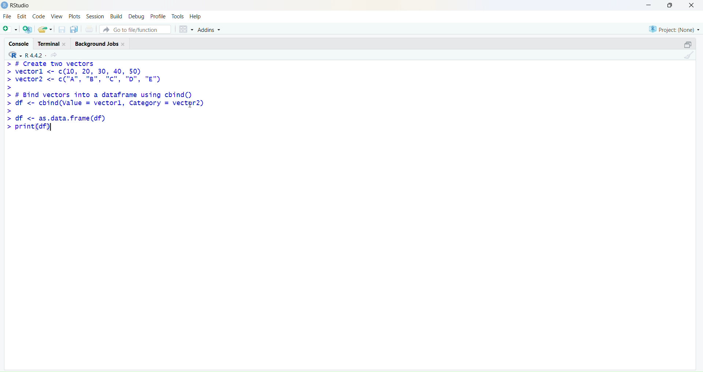 Image resolution: width=703 pixels, height=372 pixels. I want to click on Help, so click(196, 16).